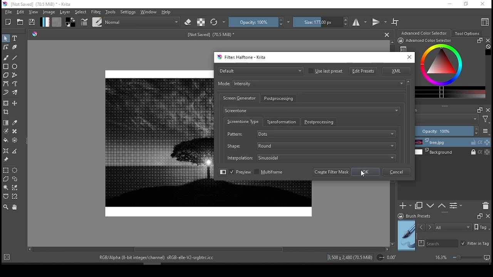 This screenshot has width=493, height=277. I want to click on restore, so click(465, 4).